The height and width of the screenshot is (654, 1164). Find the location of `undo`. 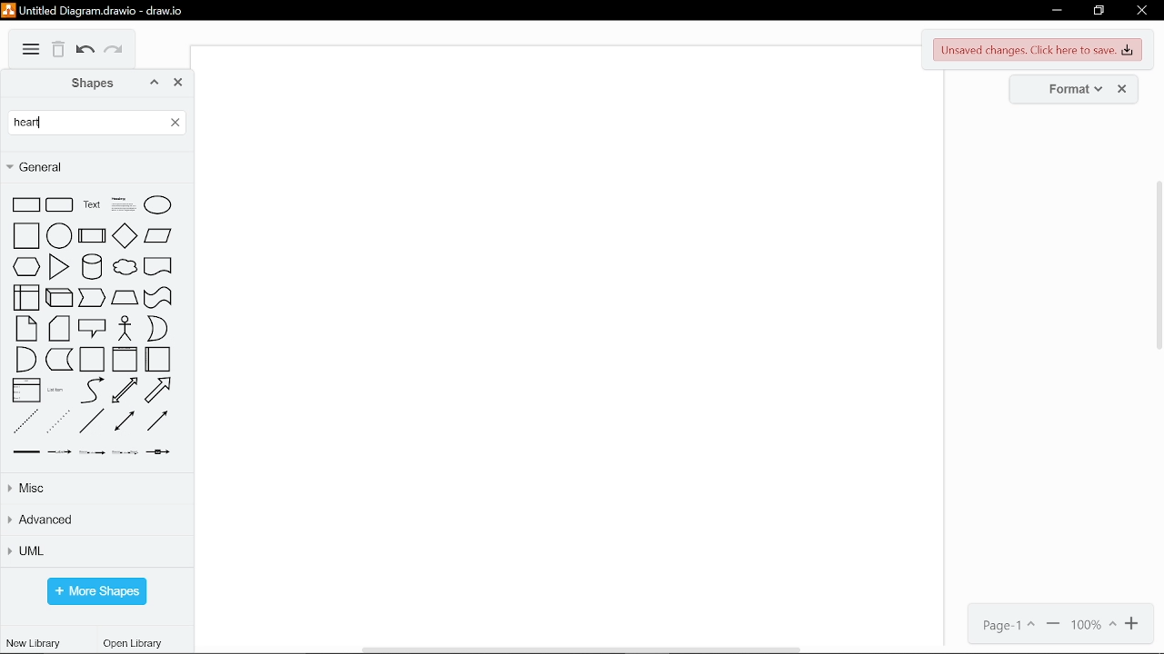

undo is located at coordinates (85, 52).